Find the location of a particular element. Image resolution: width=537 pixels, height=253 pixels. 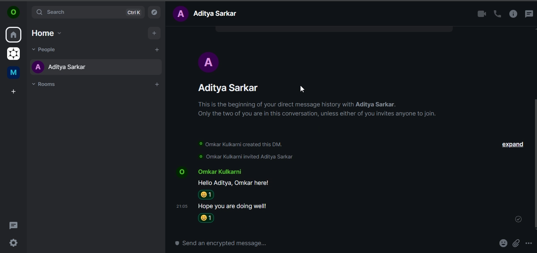

home is located at coordinates (14, 35).